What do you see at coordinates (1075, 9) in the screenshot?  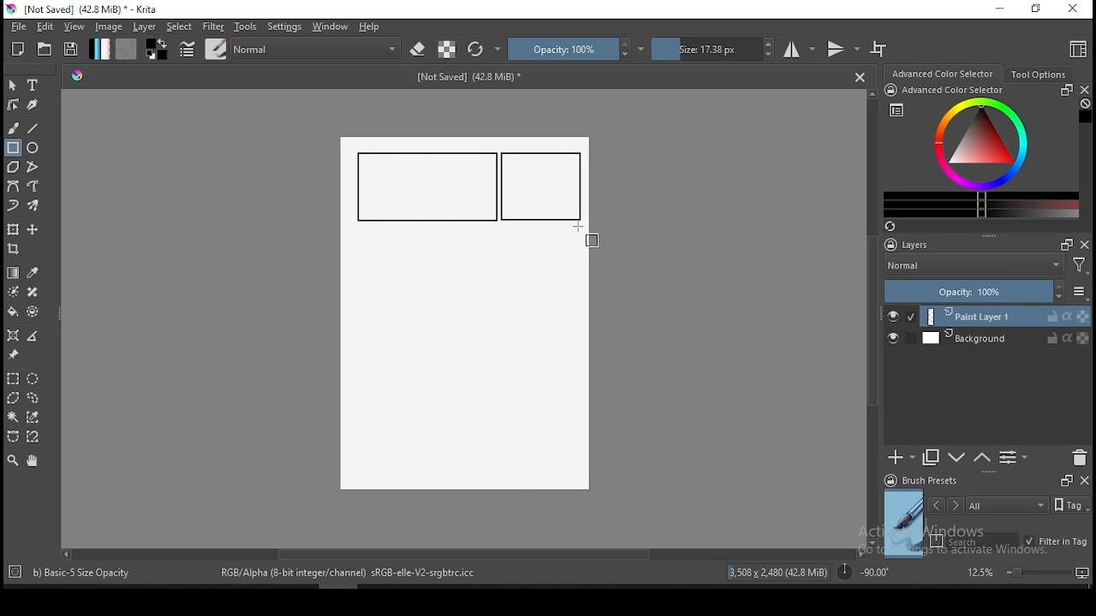 I see ` close window` at bounding box center [1075, 9].